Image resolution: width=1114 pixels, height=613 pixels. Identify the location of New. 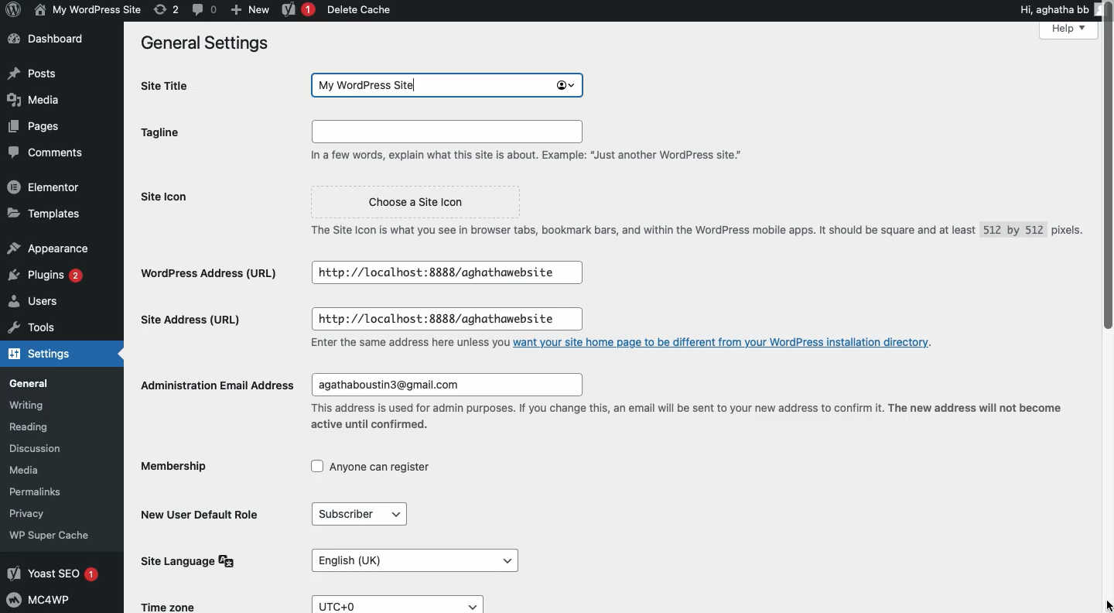
(251, 9).